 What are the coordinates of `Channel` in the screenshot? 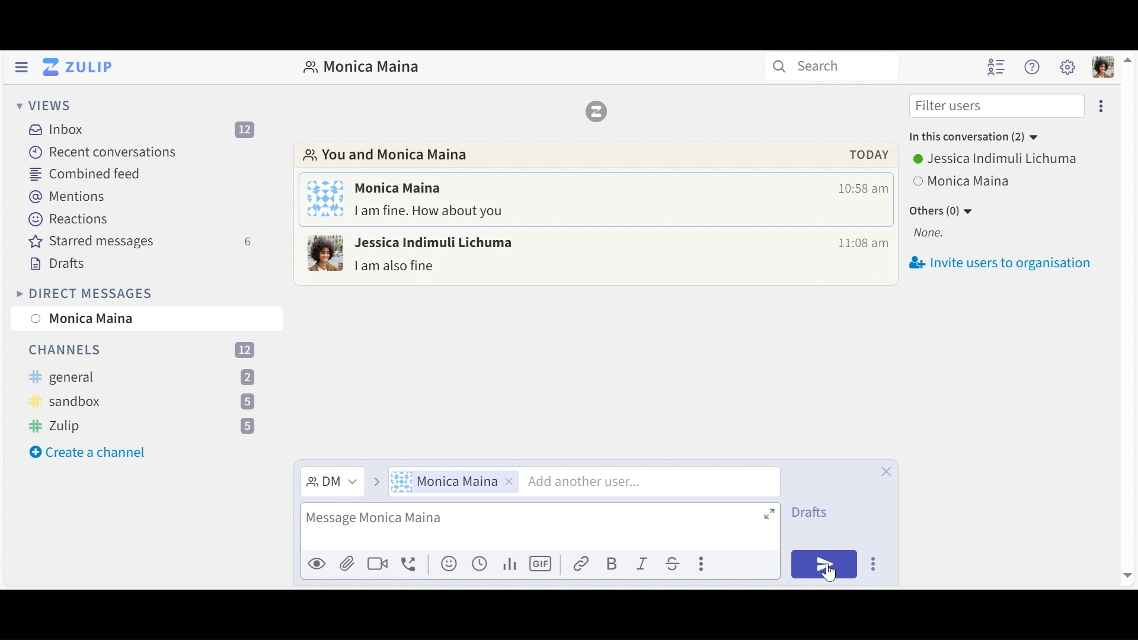 It's located at (142, 427).